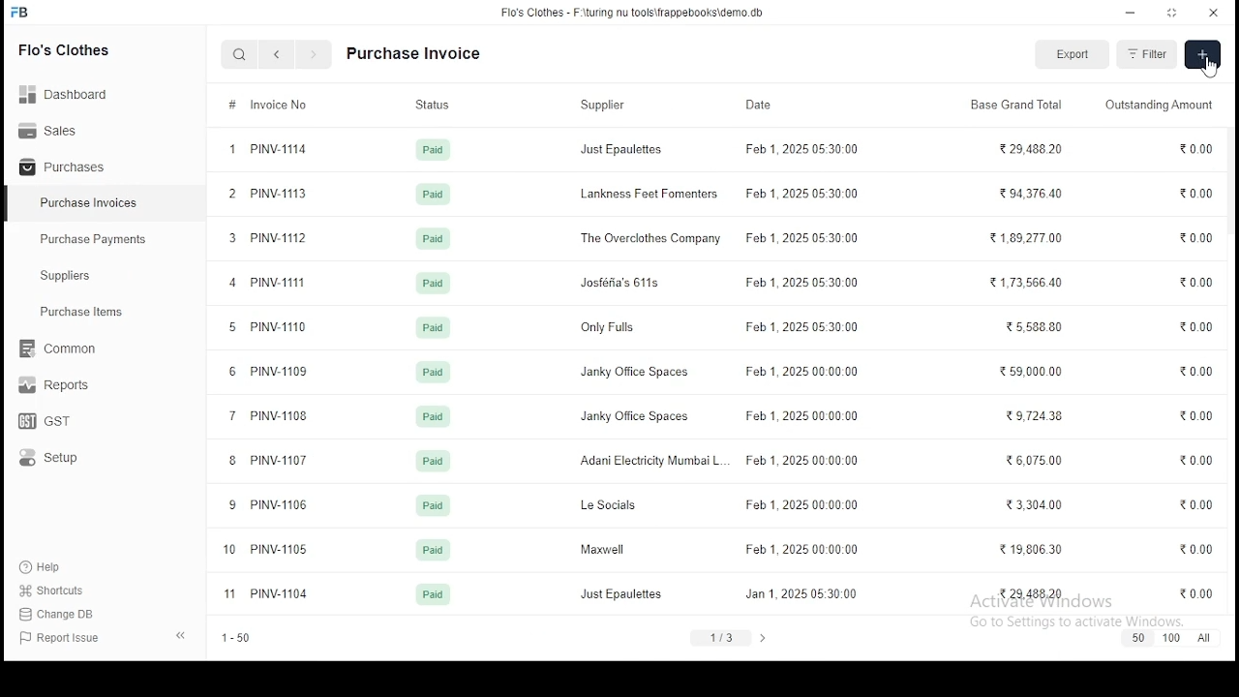  I want to click on 0.00, so click(1193, 371).